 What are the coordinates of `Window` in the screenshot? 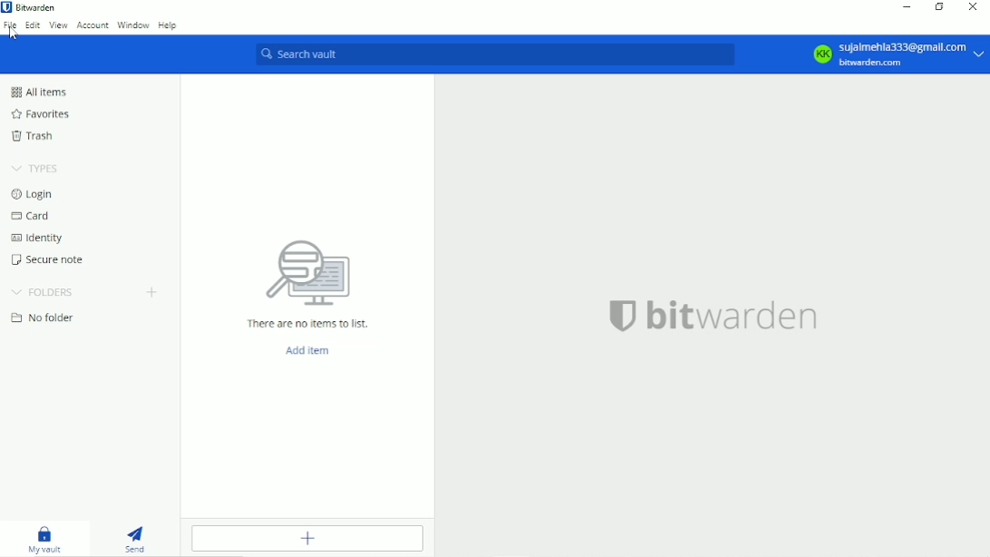 It's located at (133, 24).